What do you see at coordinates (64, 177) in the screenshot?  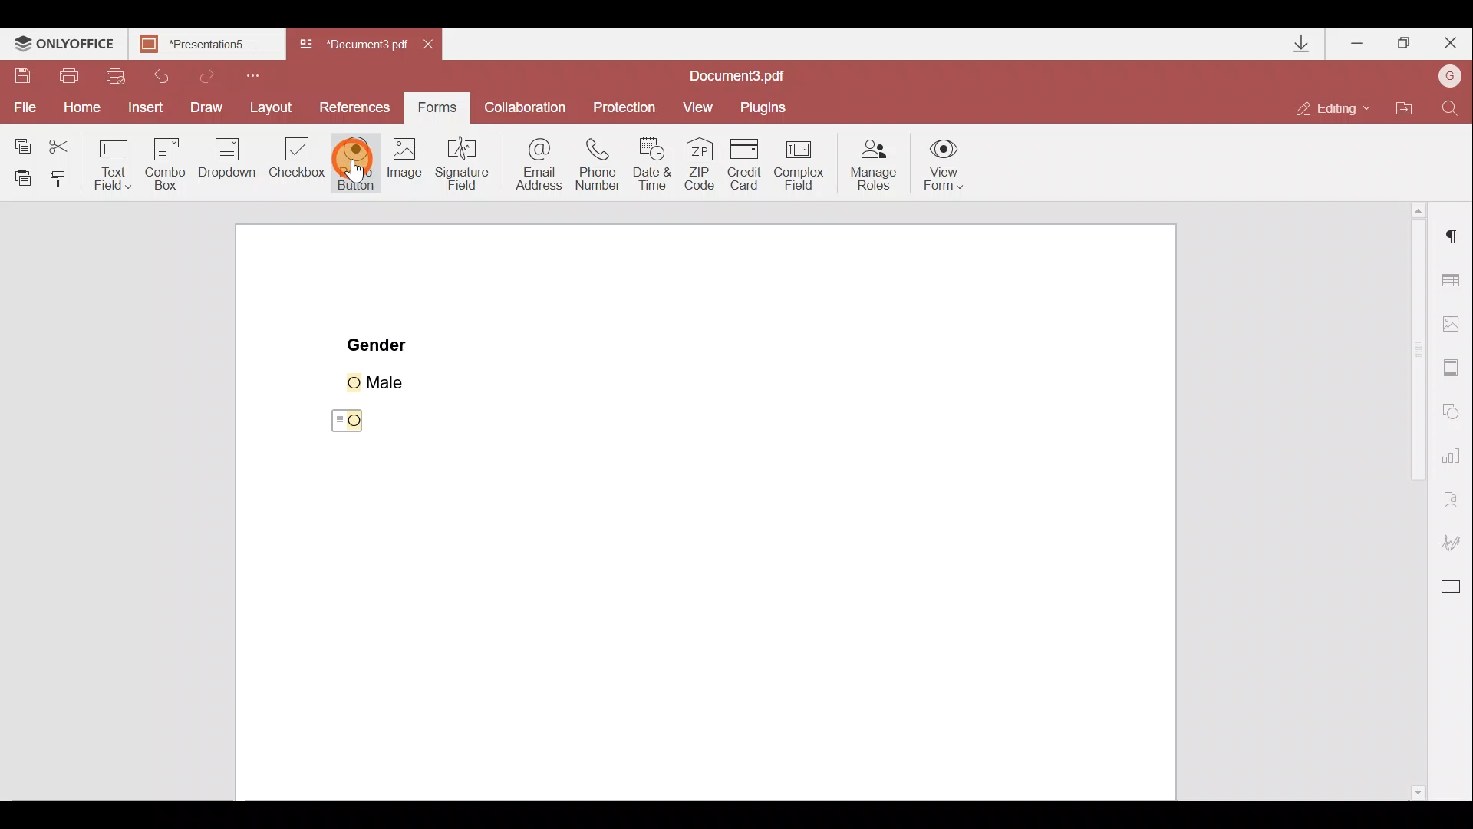 I see `Copy style` at bounding box center [64, 177].